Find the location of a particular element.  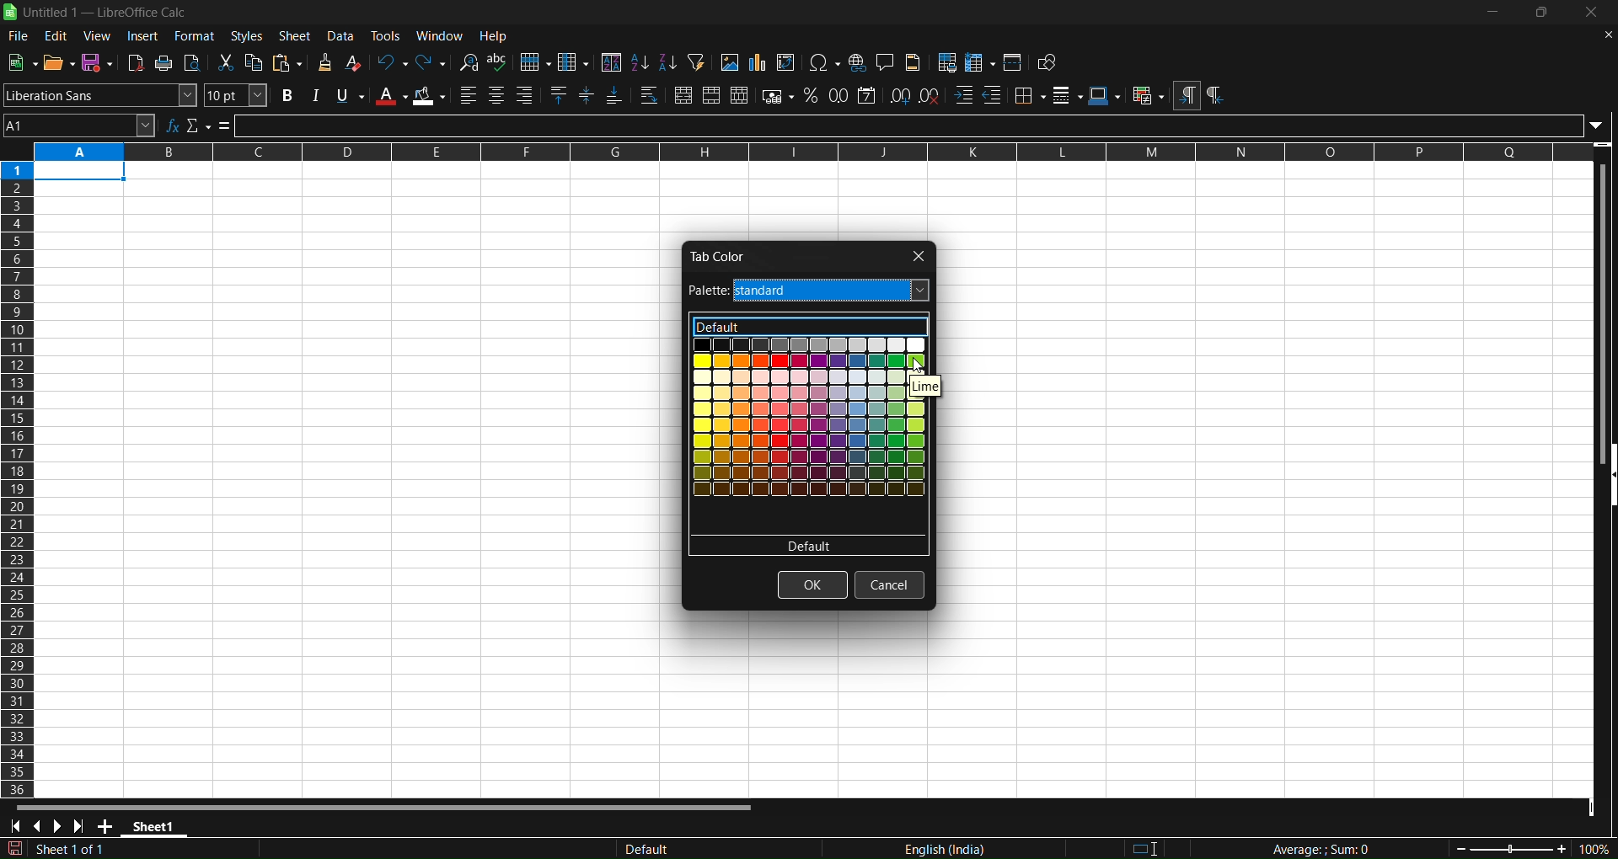

scroll to next sheet is located at coordinates (58, 826).